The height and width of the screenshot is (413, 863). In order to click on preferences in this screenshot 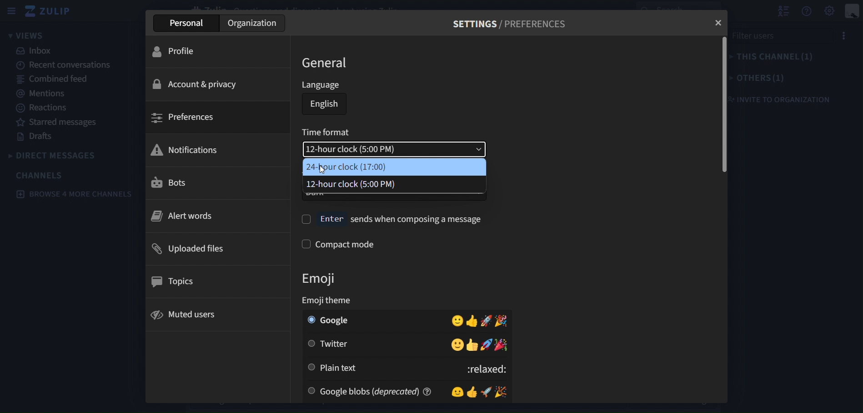, I will do `click(212, 117)`.